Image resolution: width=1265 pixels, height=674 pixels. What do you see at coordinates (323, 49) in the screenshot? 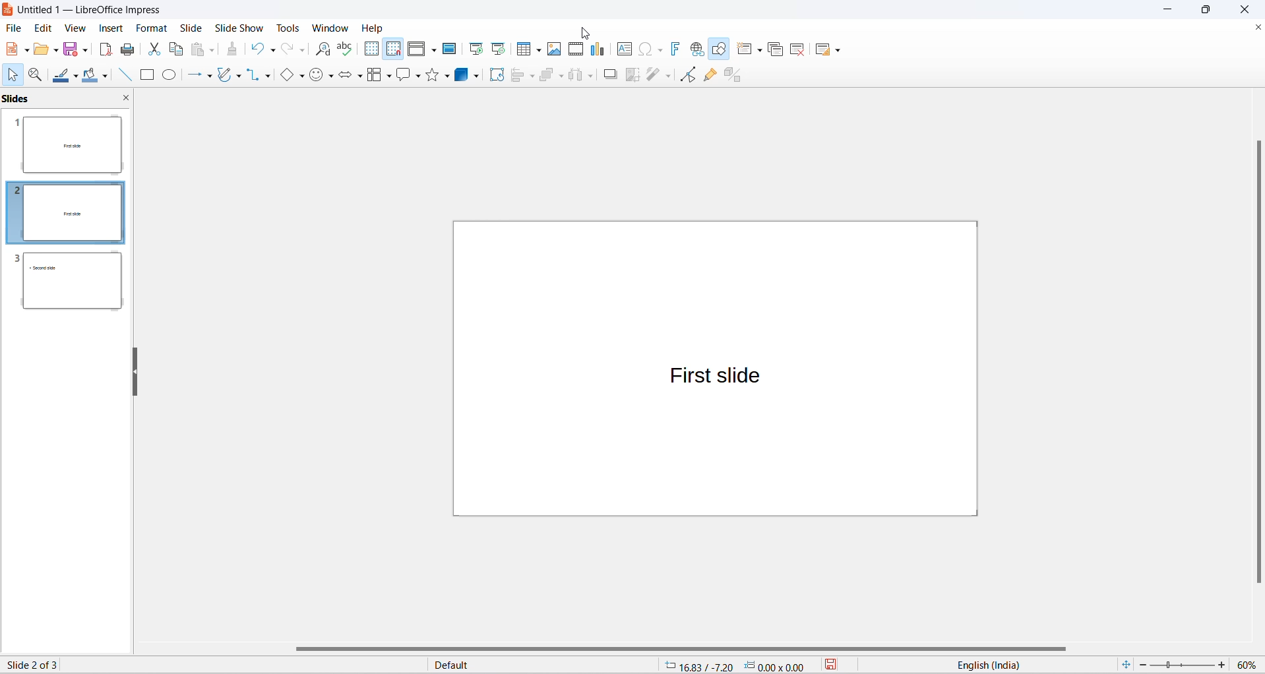
I see `find and replace` at bounding box center [323, 49].